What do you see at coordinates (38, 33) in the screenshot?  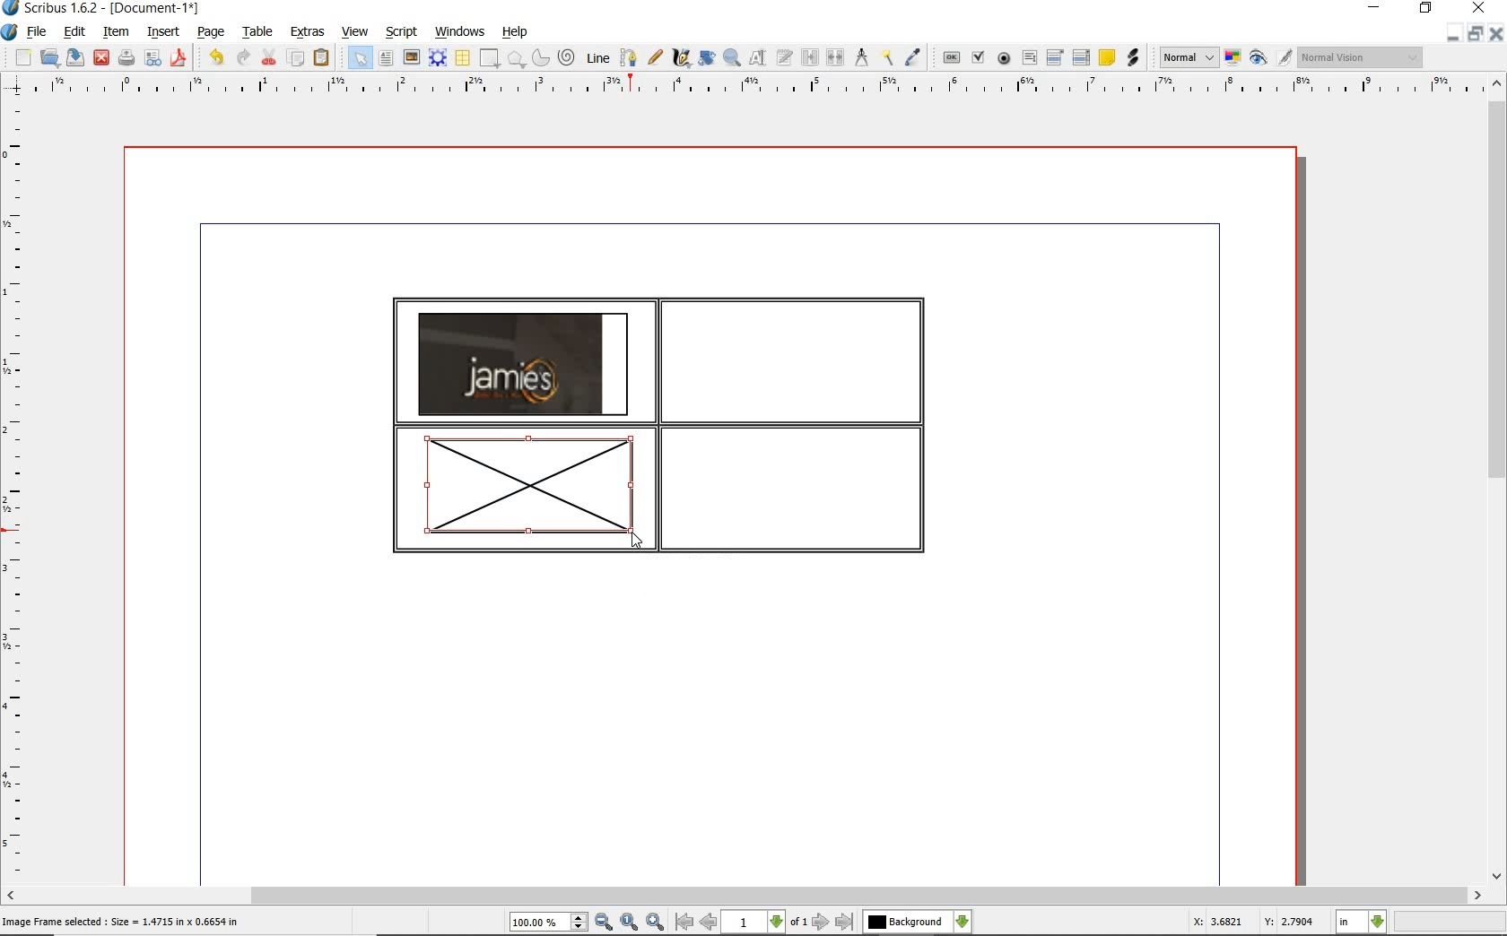 I see `file` at bounding box center [38, 33].